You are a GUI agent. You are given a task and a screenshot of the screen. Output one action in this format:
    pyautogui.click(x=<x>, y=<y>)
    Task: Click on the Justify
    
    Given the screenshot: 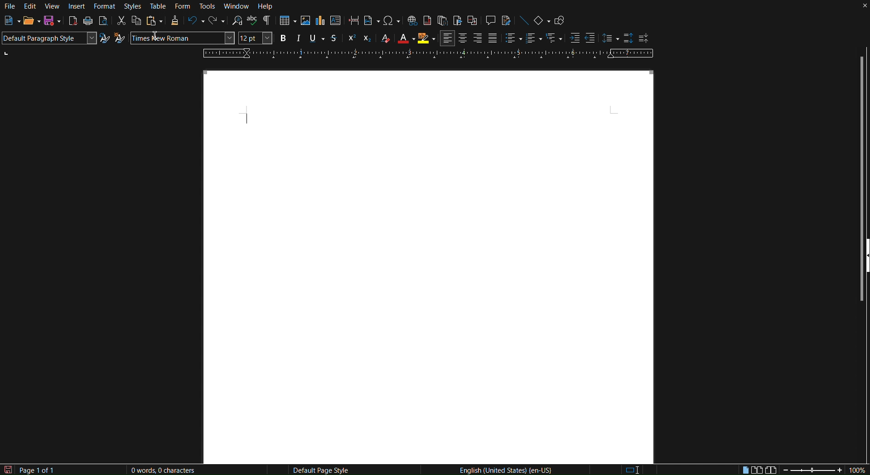 What is the action you would take?
    pyautogui.click(x=493, y=39)
    